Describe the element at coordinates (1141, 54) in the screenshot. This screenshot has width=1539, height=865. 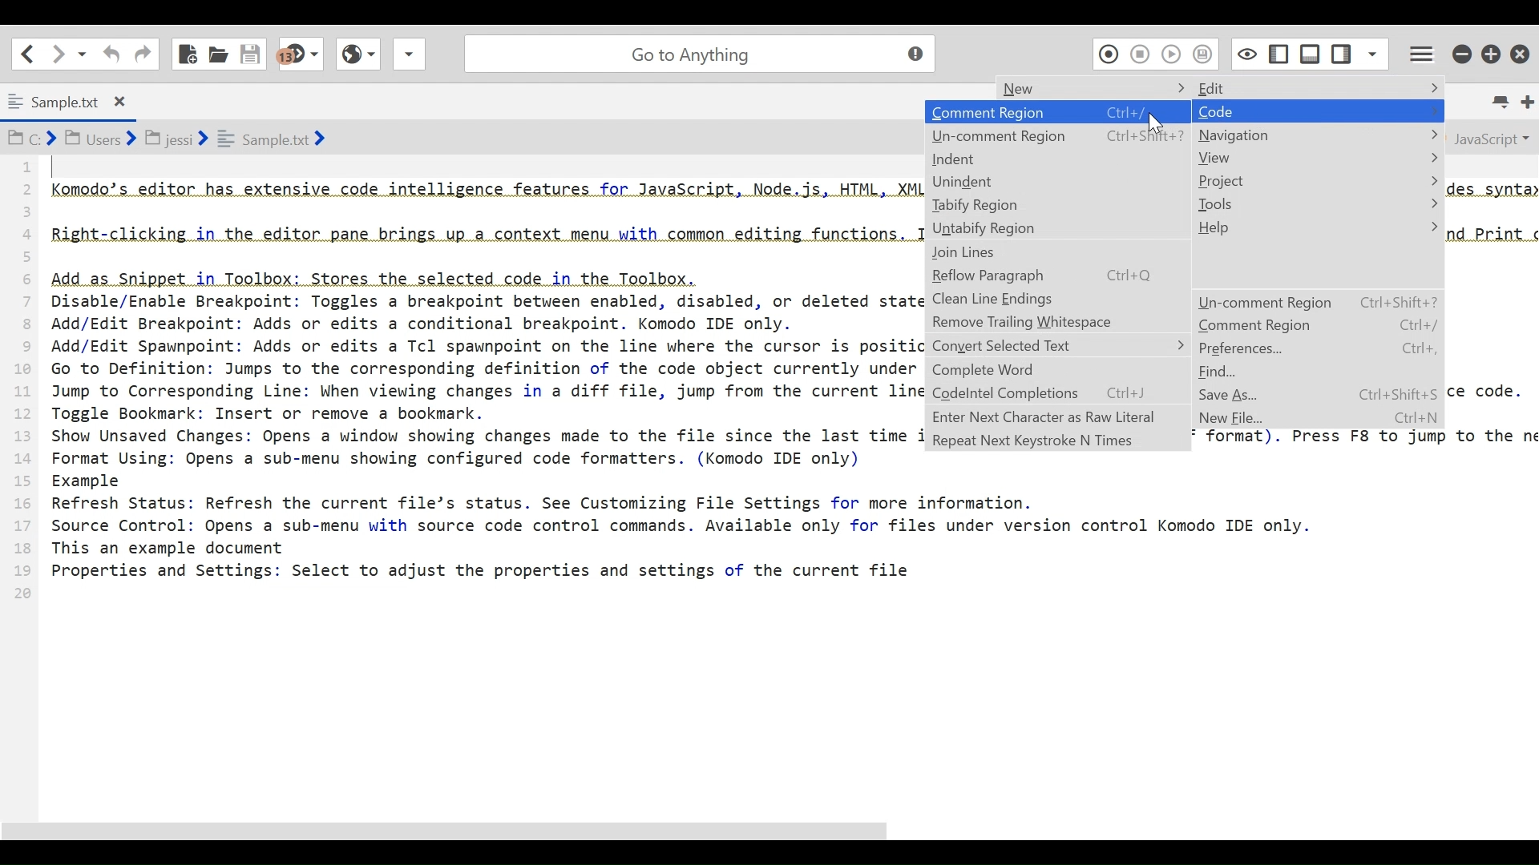
I see `Stop Recording Macro` at that location.